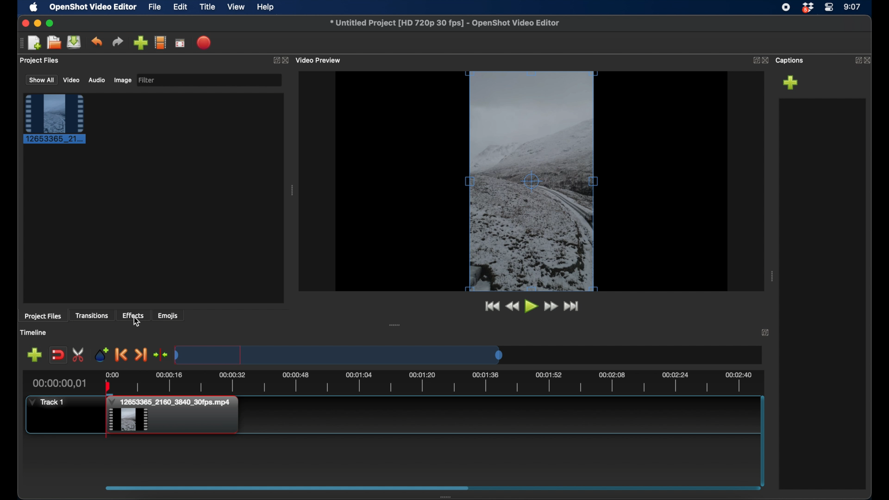 The image size is (889, 500). What do you see at coordinates (338, 355) in the screenshot?
I see `timeline scale` at bounding box center [338, 355].